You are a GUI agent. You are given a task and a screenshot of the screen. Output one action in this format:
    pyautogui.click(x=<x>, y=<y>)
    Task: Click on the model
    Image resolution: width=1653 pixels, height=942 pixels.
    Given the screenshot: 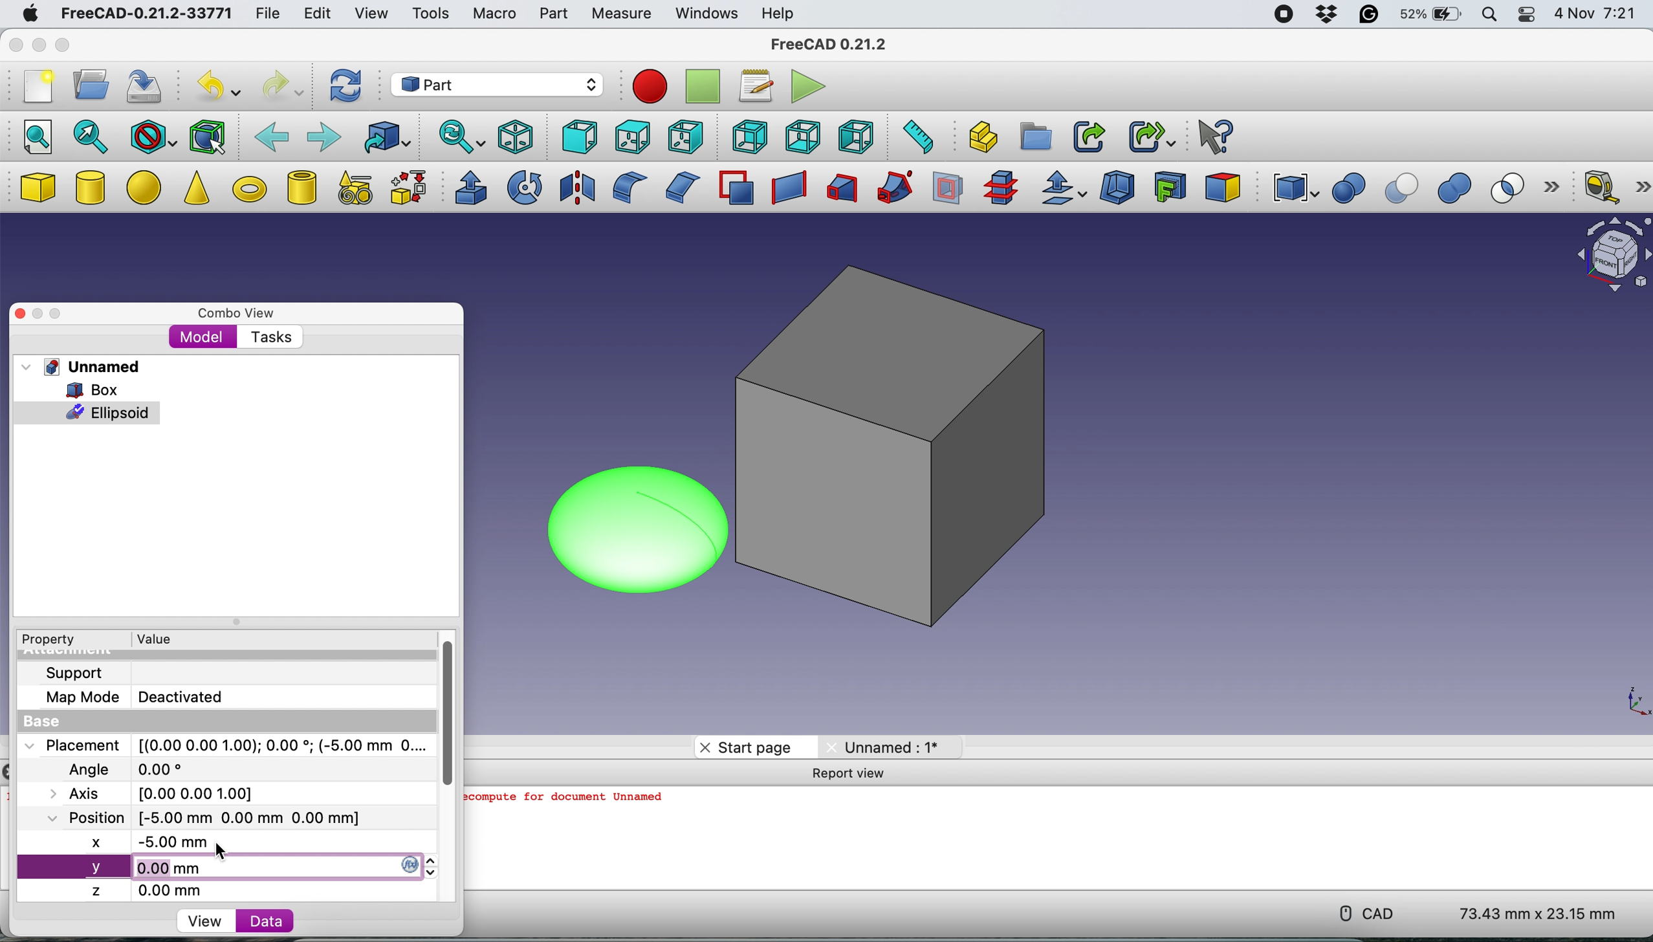 What is the action you would take?
    pyautogui.click(x=203, y=336)
    